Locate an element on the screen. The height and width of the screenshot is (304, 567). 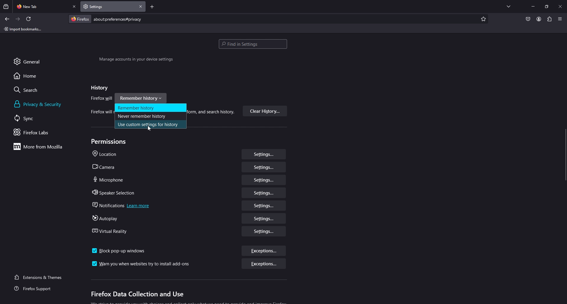
vertical scrollbar is located at coordinates (563, 157).